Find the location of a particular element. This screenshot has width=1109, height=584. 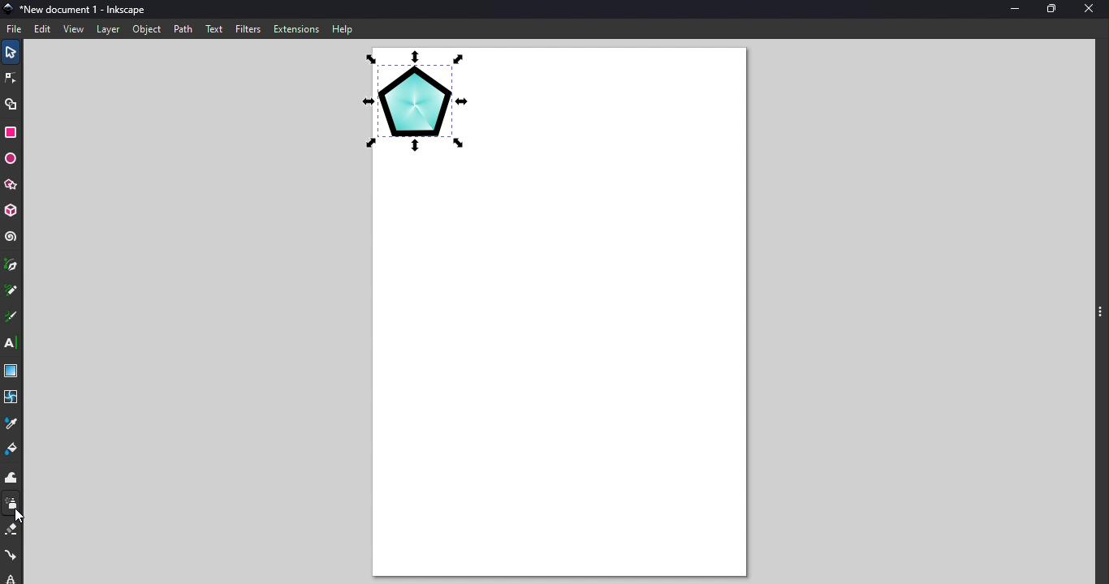

Rectangle tool is located at coordinates (12, 134).